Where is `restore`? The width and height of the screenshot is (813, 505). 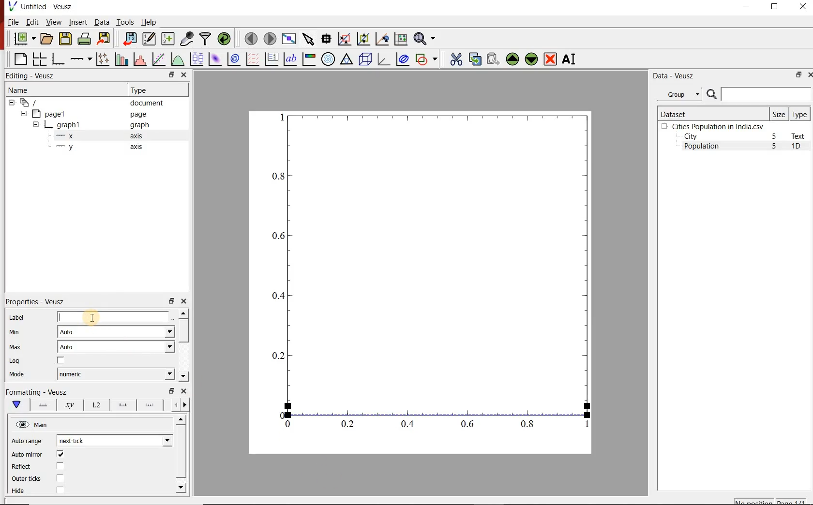
restore is located at coordinates (171, 74).